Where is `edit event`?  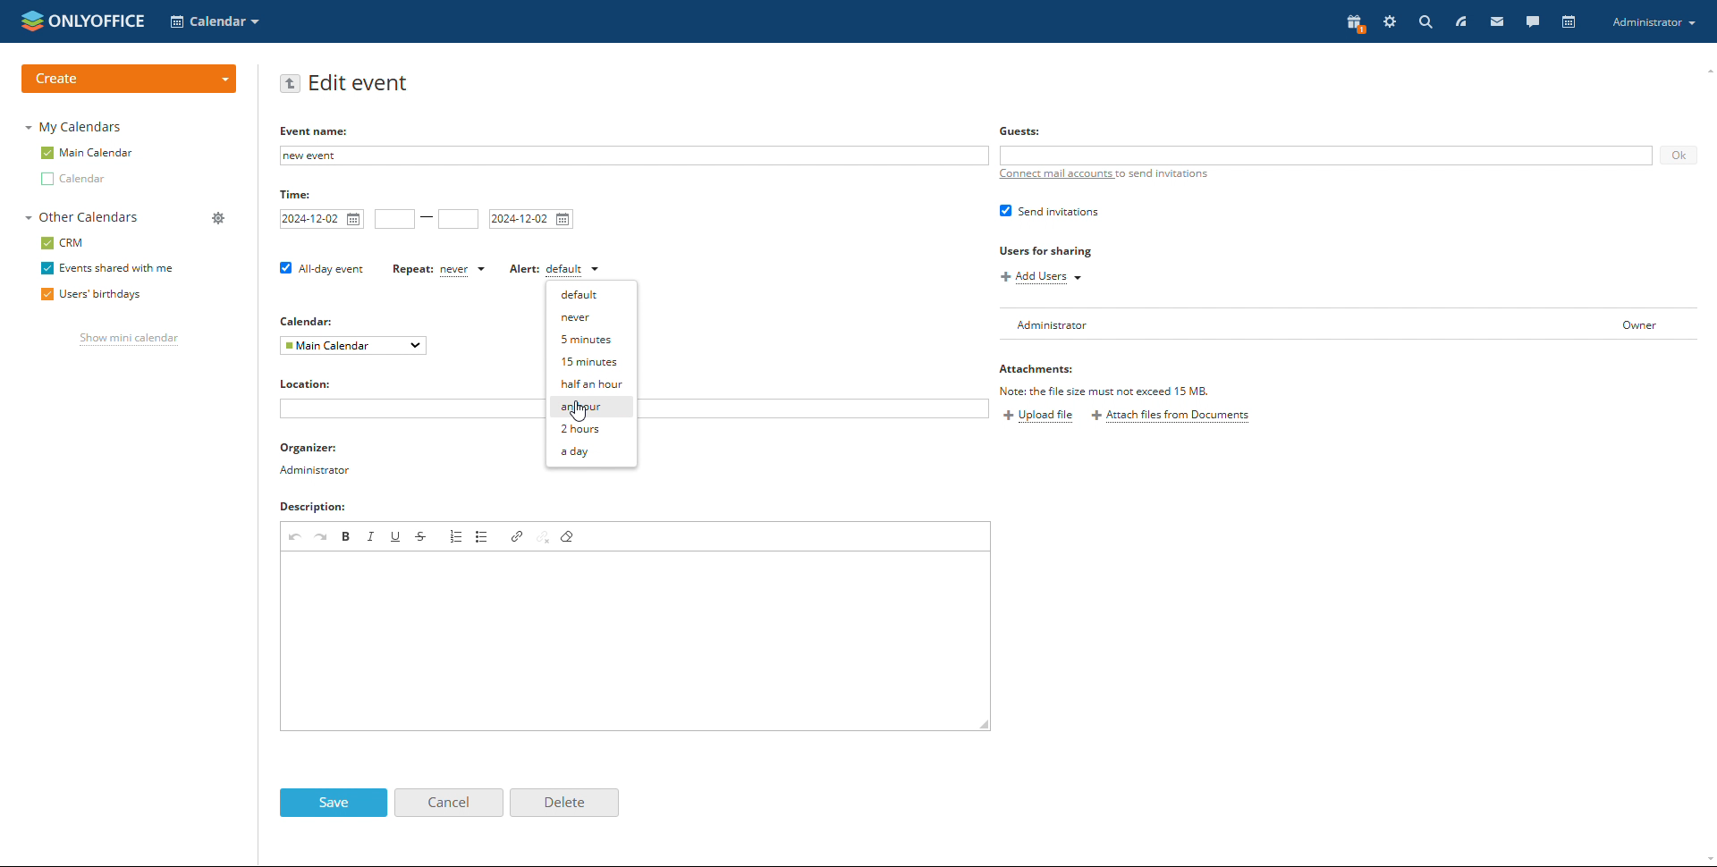 edit event is located at coordinates (359, 84).